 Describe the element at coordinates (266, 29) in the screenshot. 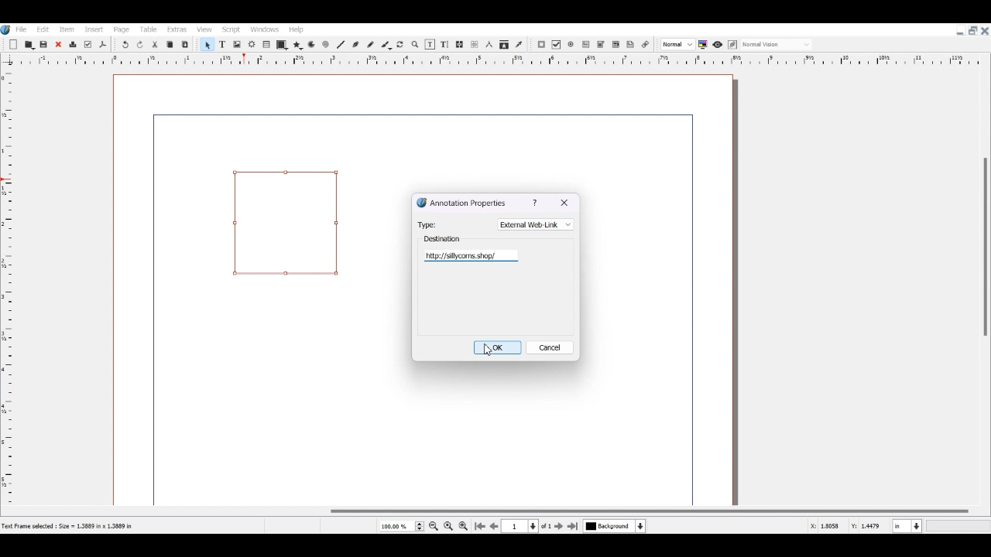

I see `Windows` at that location.